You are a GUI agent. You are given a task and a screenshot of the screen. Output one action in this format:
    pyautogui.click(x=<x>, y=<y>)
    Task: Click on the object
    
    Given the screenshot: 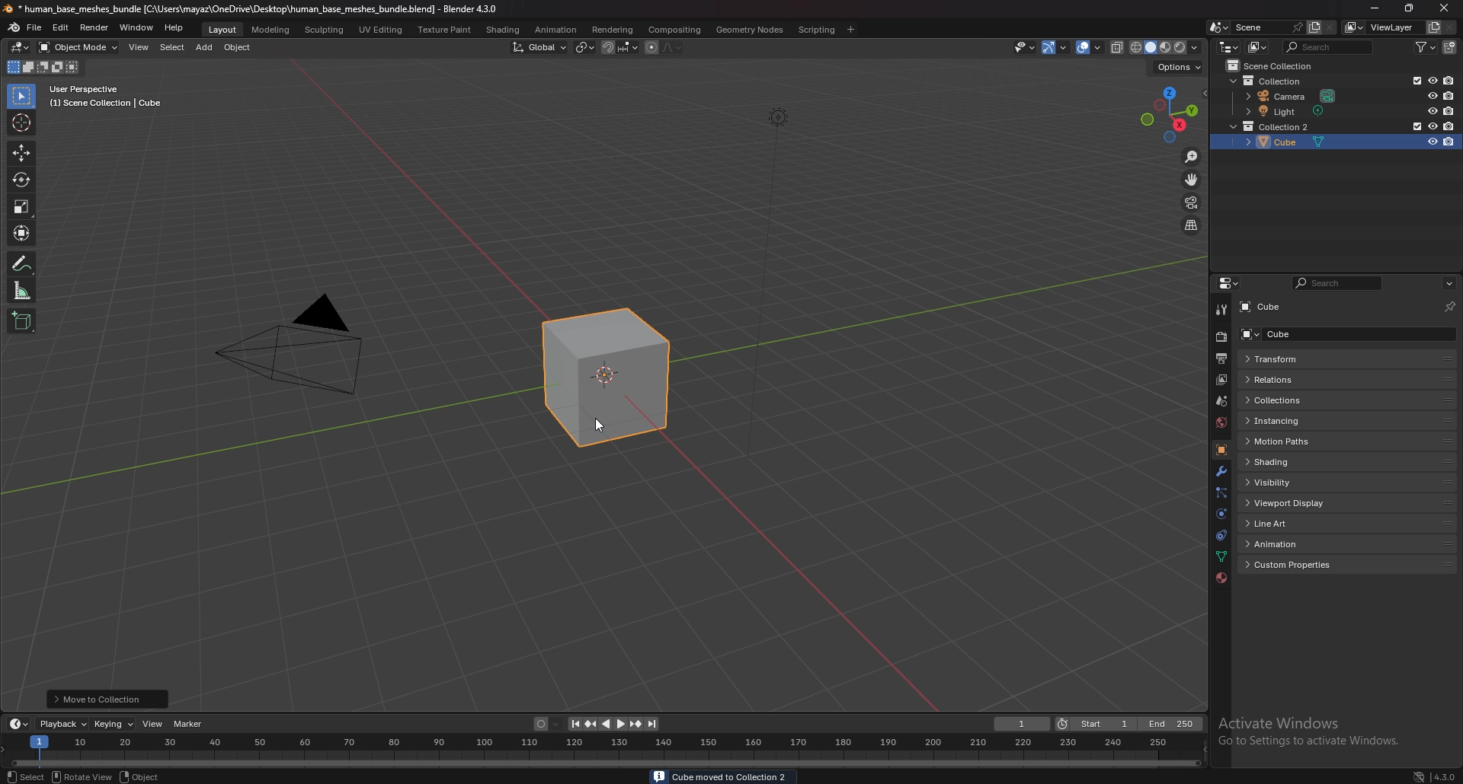 What is the action you would take?
    pyautogui.click(x=26, y=775)
    